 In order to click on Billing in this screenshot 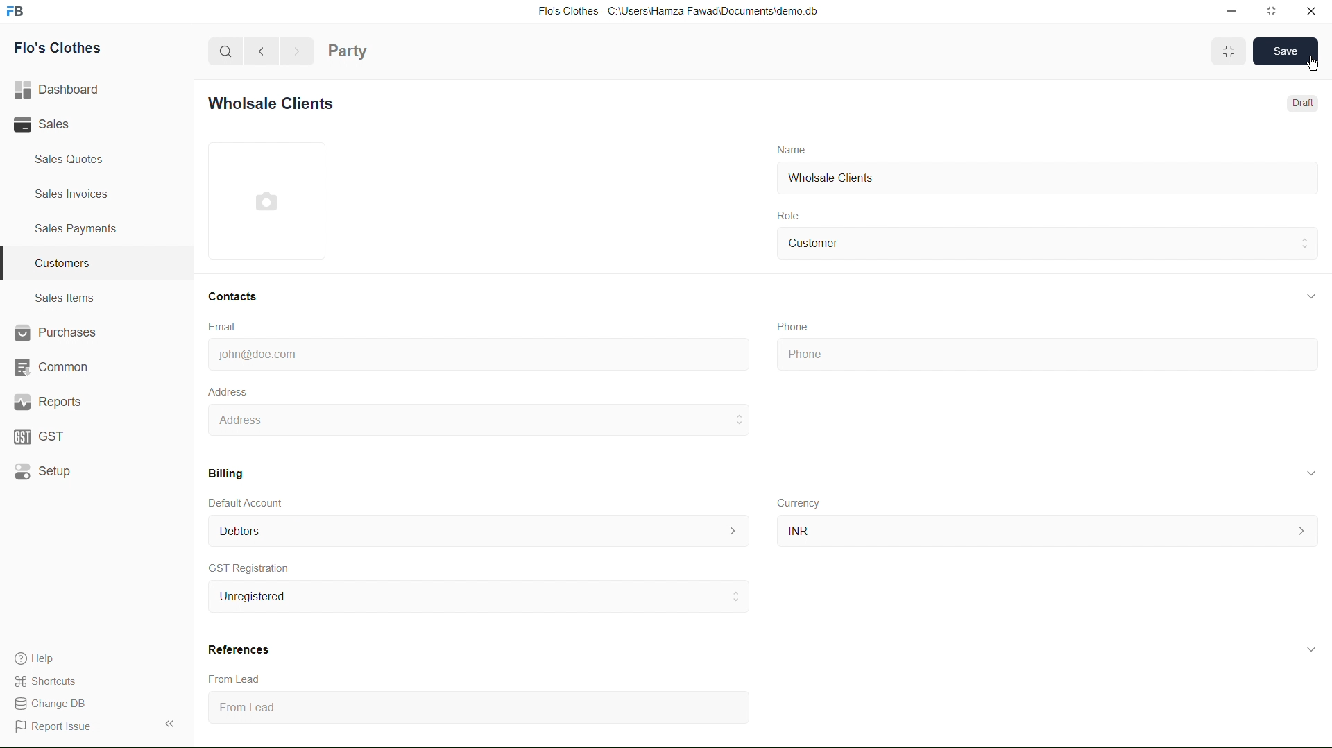, I will do `click(227, 470)`.